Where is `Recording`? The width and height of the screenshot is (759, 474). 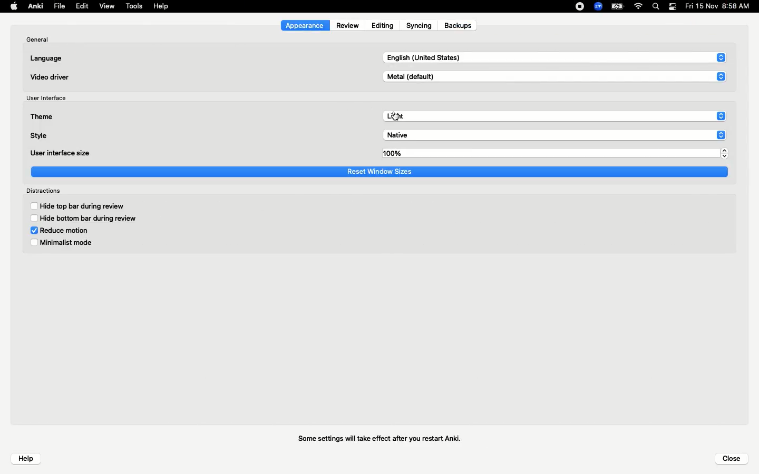 Recording is located at coordinates (581, 6).